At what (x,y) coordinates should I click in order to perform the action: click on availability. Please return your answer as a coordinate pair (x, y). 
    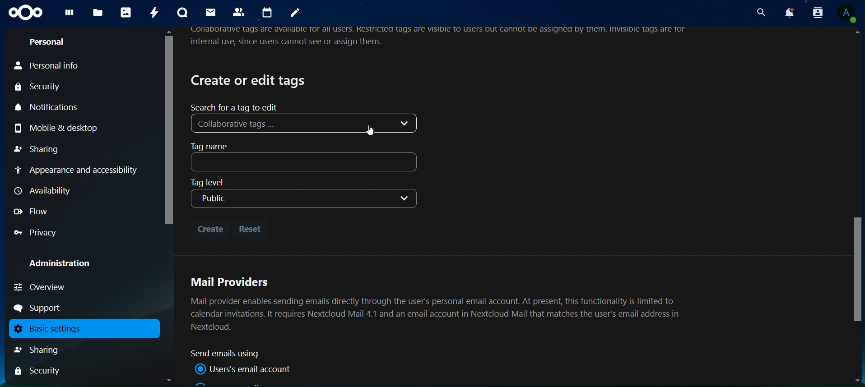
    Looking at the image, I should click on (46, 191).